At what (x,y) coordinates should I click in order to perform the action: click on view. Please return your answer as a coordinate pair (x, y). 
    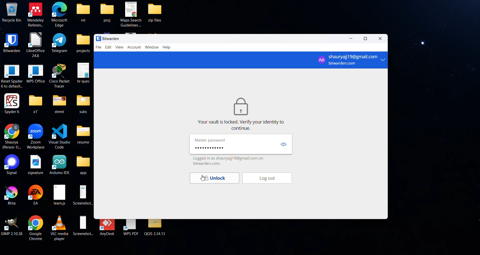
    Looking at the image, I should click on (119, 48).